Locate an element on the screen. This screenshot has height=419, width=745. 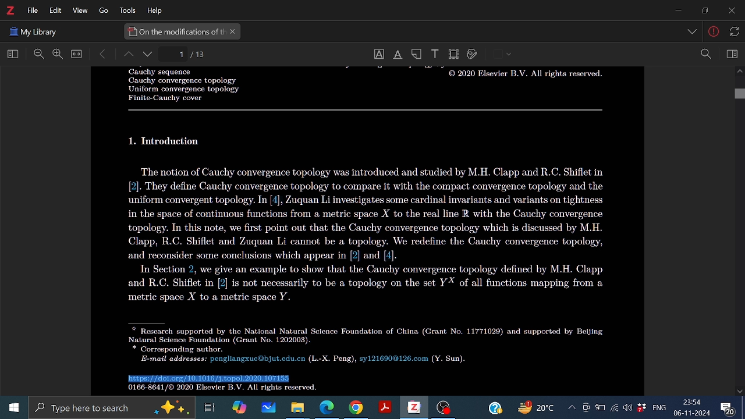
Tools is located at coordinates (126, 10).